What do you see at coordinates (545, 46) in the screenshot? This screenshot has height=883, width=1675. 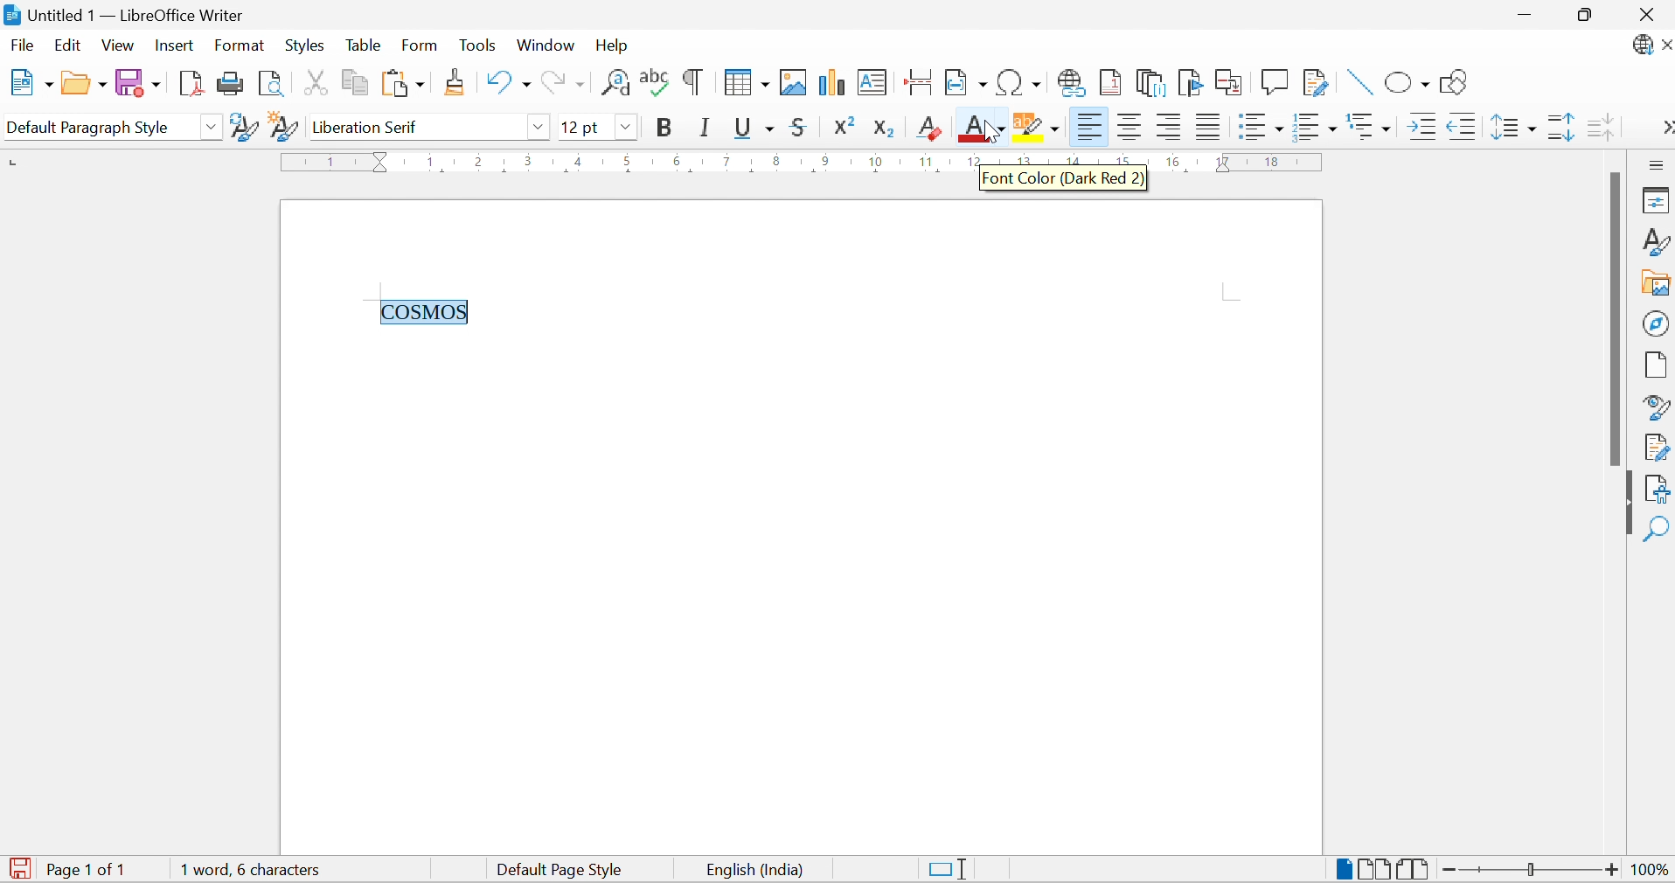 I see `Window` at bounding box center [545, 46].